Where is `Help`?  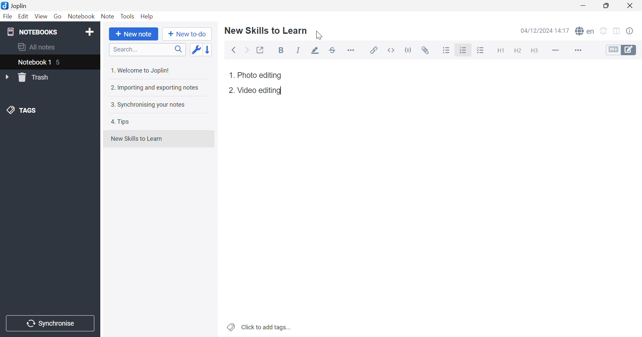
Help is located at coordinates (147, 16).